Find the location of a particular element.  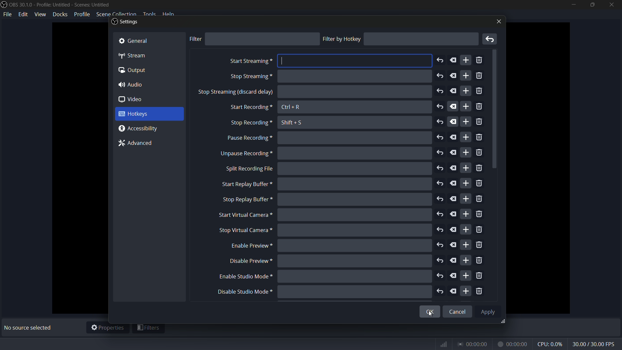

delete is located at coordinates (454, 261).